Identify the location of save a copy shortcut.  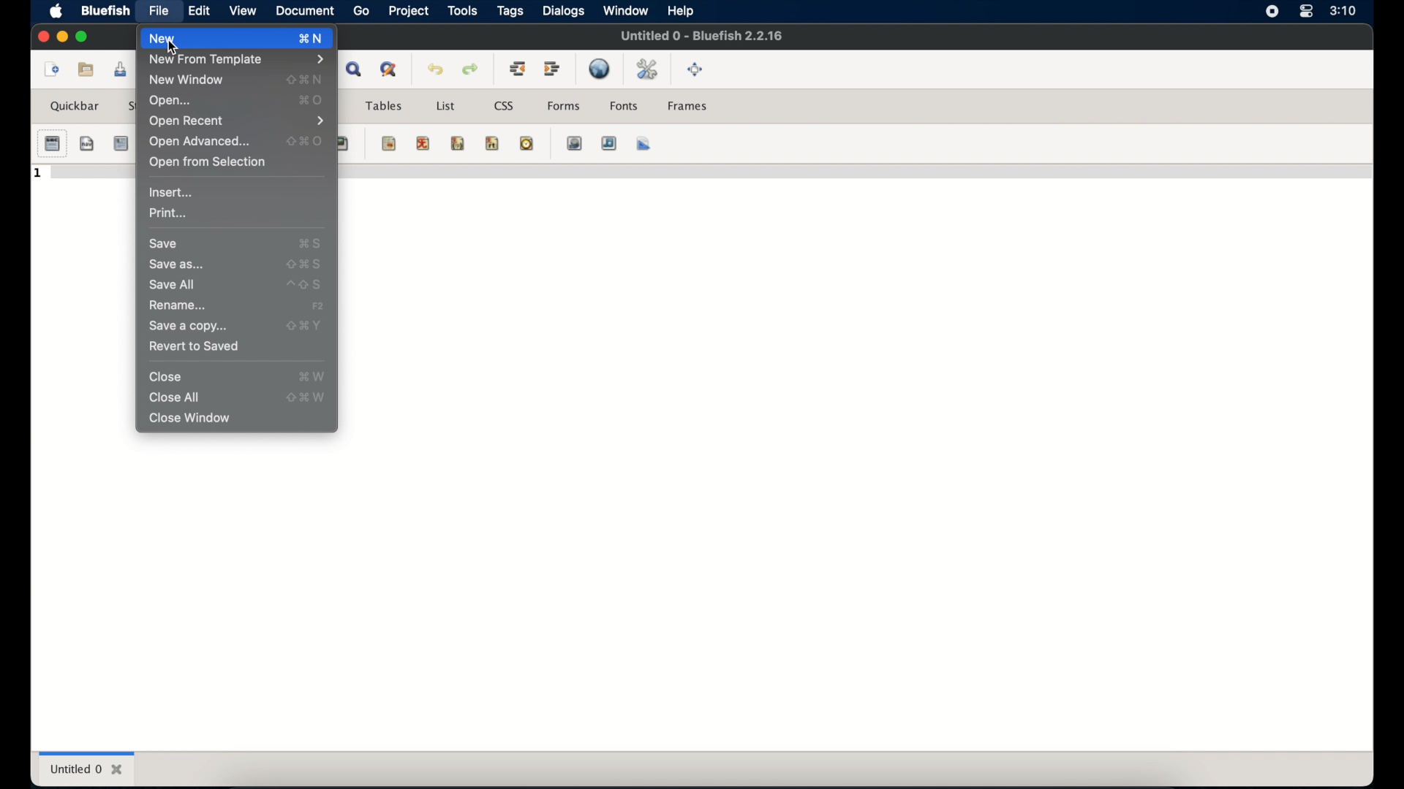
(304, 326).